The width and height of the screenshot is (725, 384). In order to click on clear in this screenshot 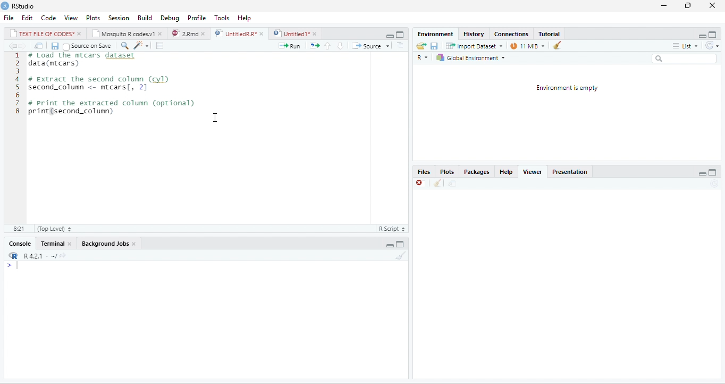, I will do `click(401, 256)`.